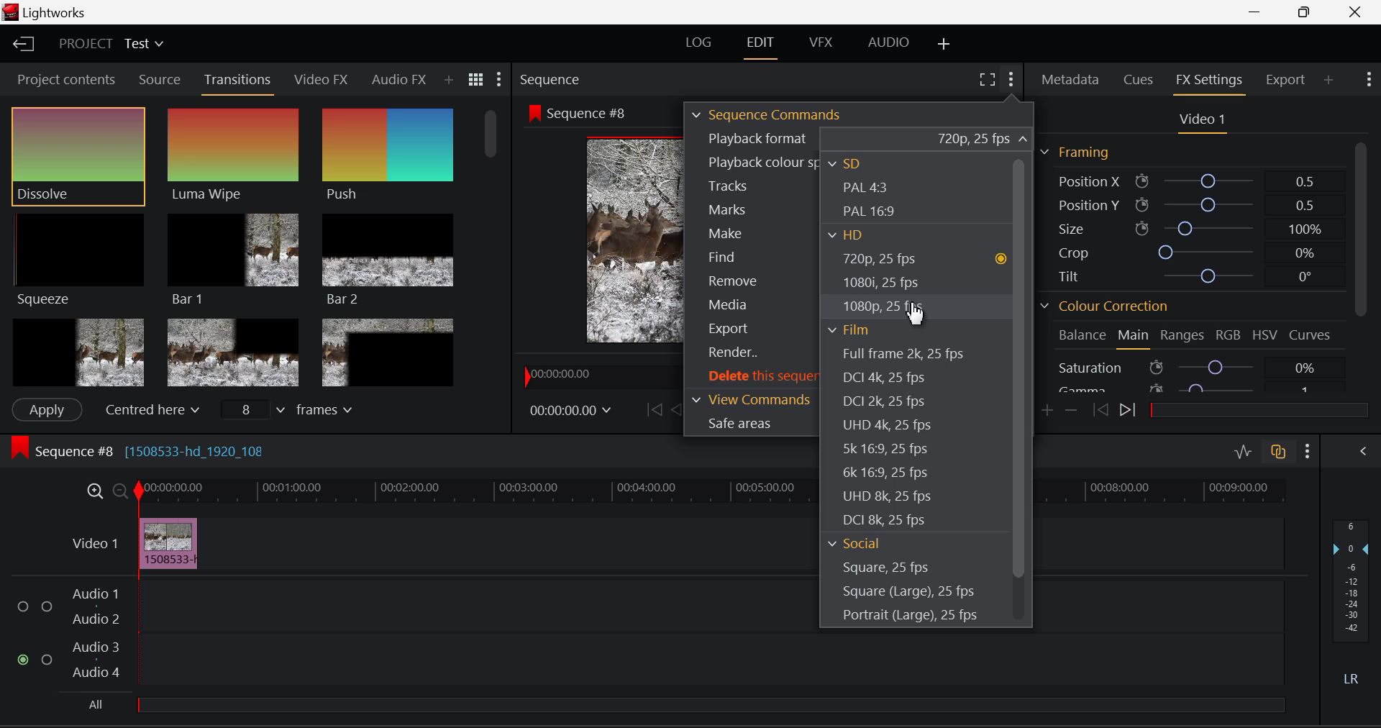 Image resolution: width=1381 pixels, height=728 pixels. What do you see at coordinates (1046, 411) in the screenshot?
I see `Add keyframe` at bounding box center [1046, 411].